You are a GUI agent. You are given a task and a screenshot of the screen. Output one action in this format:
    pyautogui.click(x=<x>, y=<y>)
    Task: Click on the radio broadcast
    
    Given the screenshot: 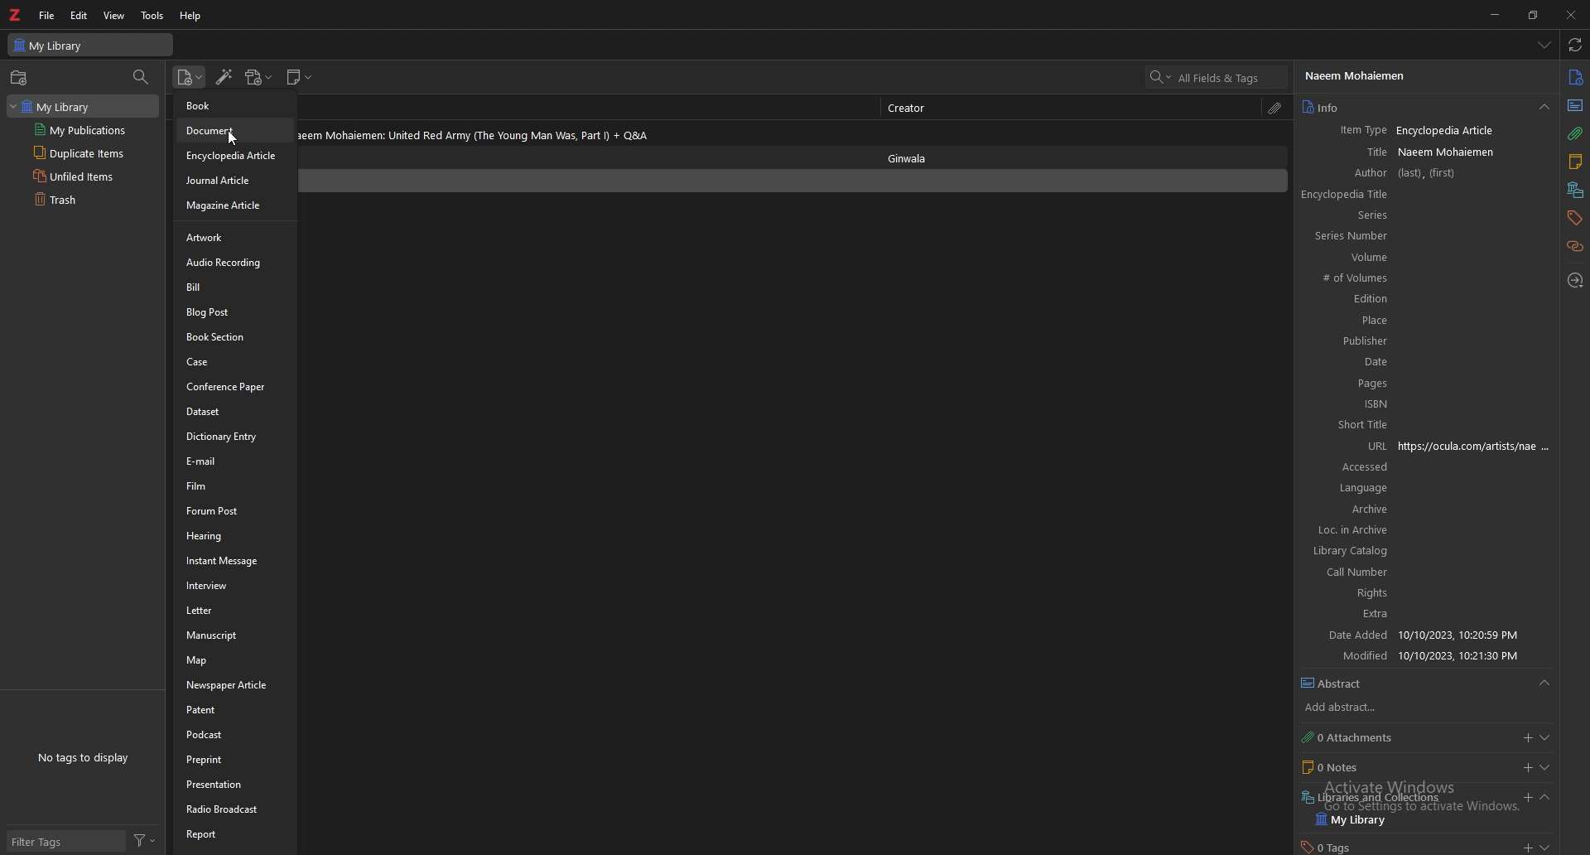 What is the action you would take?
    pyautogui.click(x=234, y=809)
    